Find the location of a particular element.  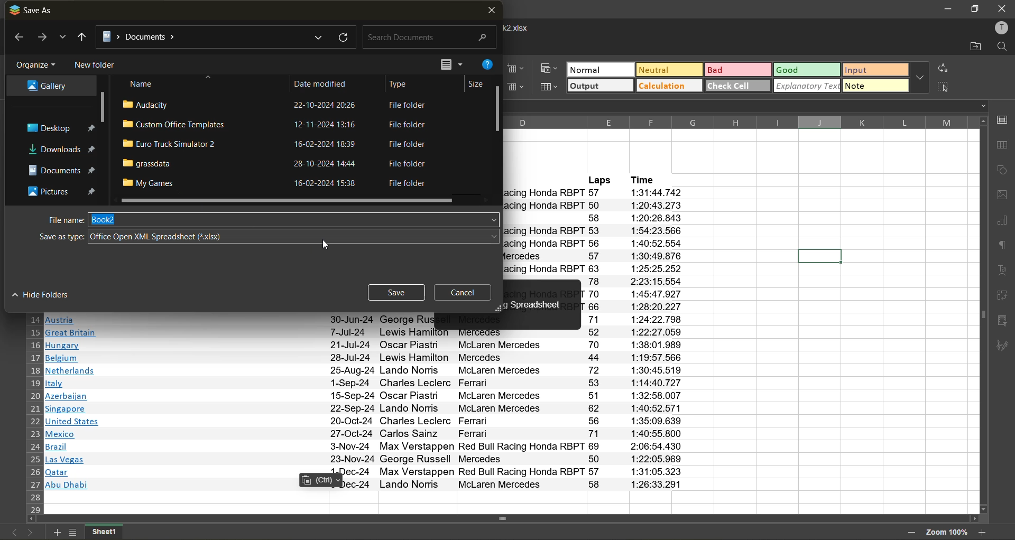

open location is located at coordinates (971, 45).